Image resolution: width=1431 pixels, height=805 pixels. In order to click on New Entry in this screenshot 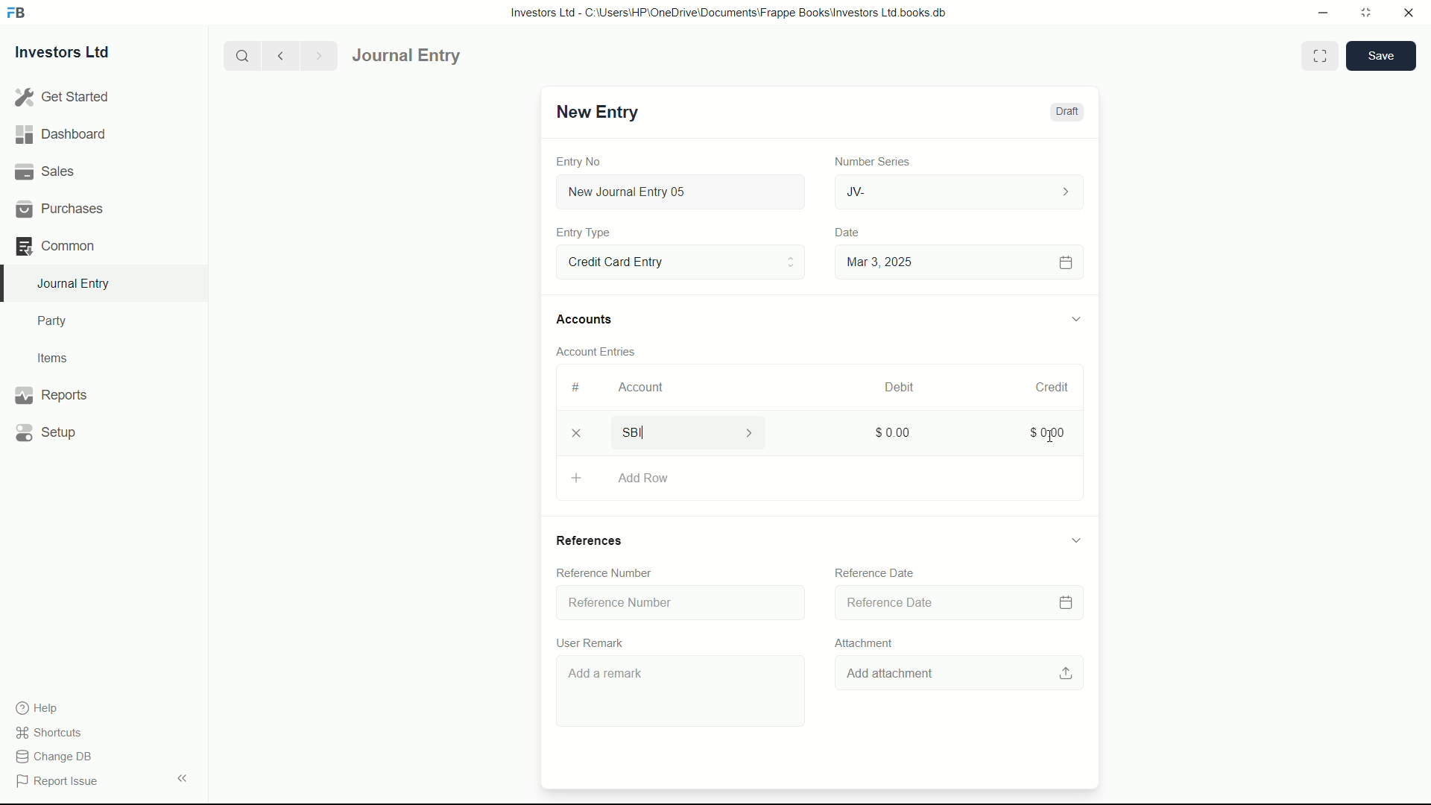, I will do `click(595, 112)`.